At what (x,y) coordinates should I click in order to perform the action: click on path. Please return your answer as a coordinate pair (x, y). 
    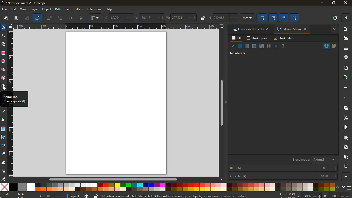
    Looking at the image, I should click on (58, 9).